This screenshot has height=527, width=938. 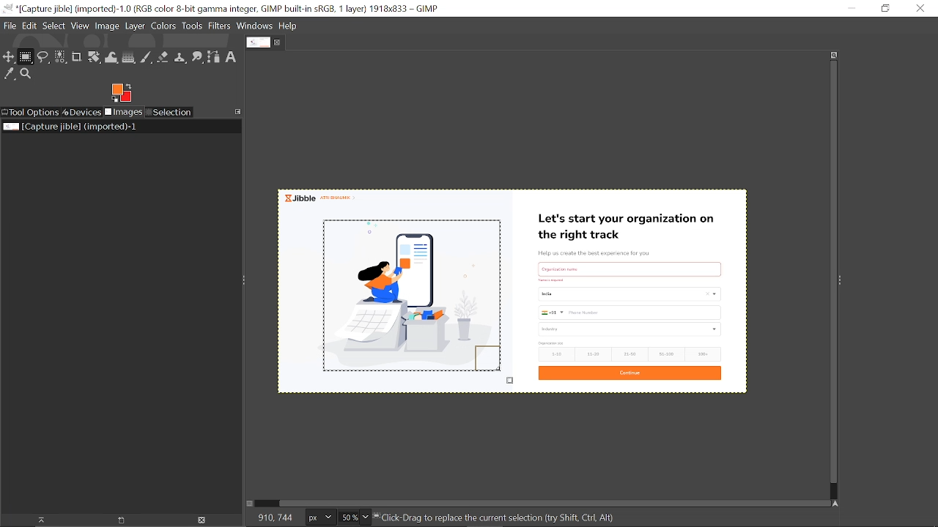 I want to click on Current window, so click(x=226, y=9).